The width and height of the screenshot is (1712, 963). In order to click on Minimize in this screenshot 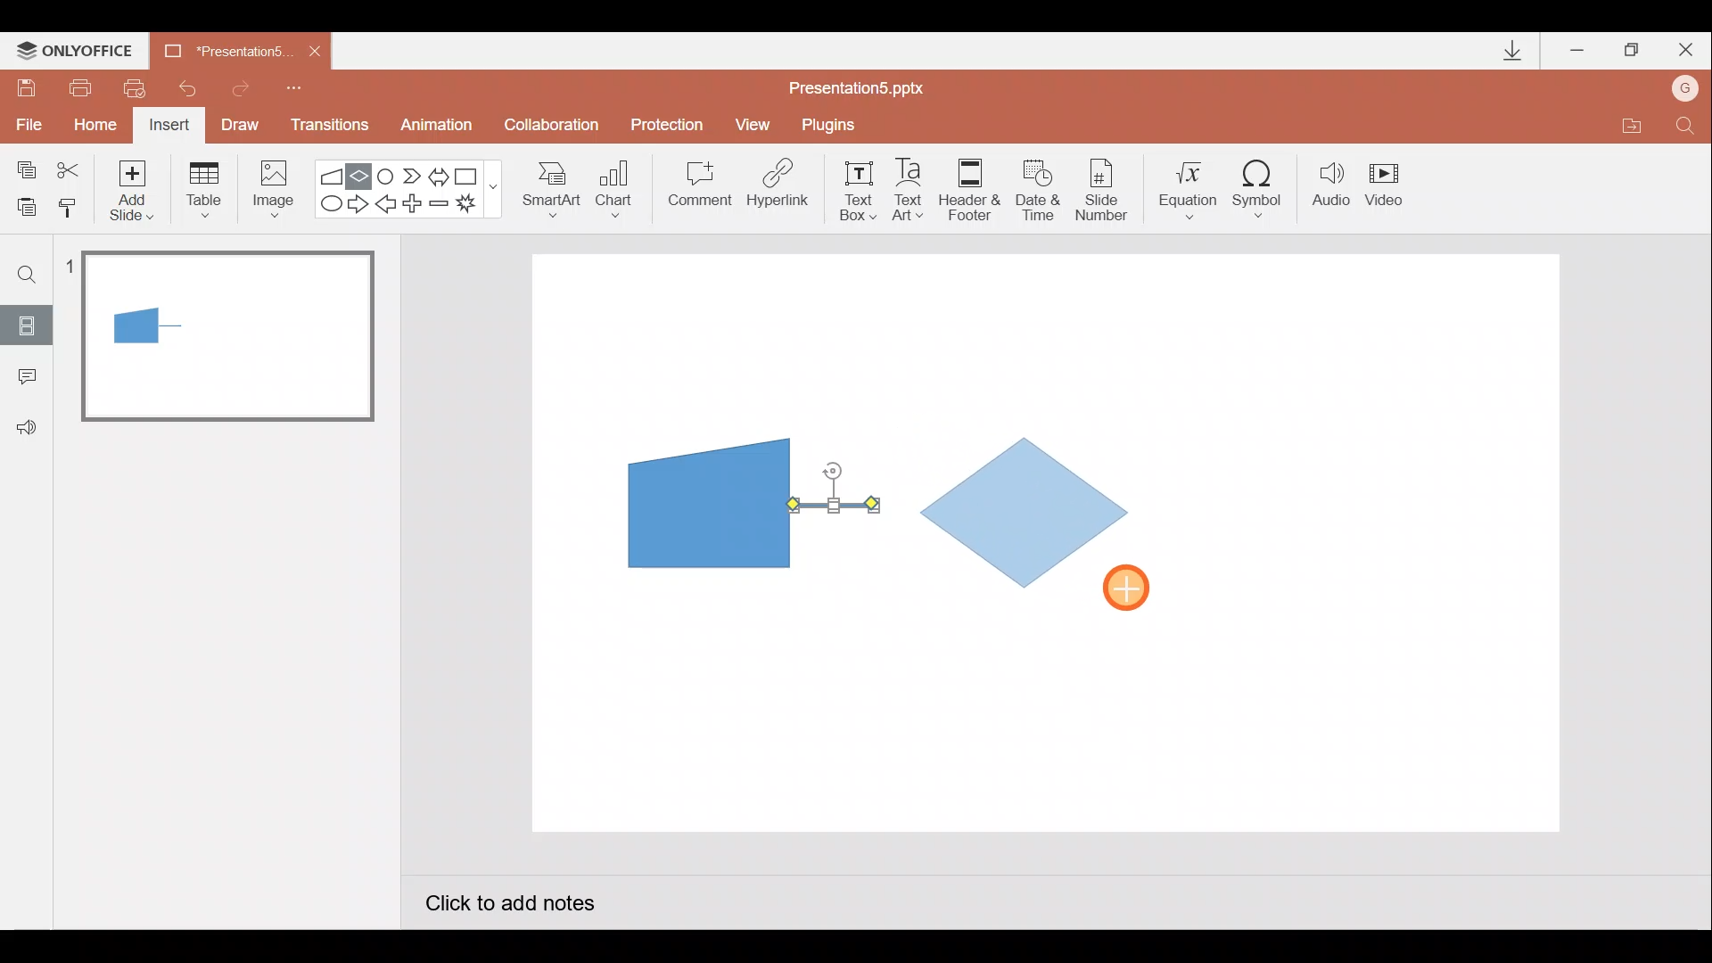, I will do `click(1579, 52)`.